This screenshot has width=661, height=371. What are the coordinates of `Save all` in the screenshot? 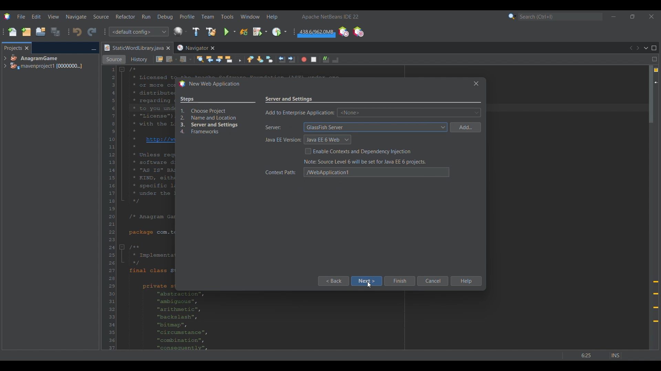 It's located at (55, 32).